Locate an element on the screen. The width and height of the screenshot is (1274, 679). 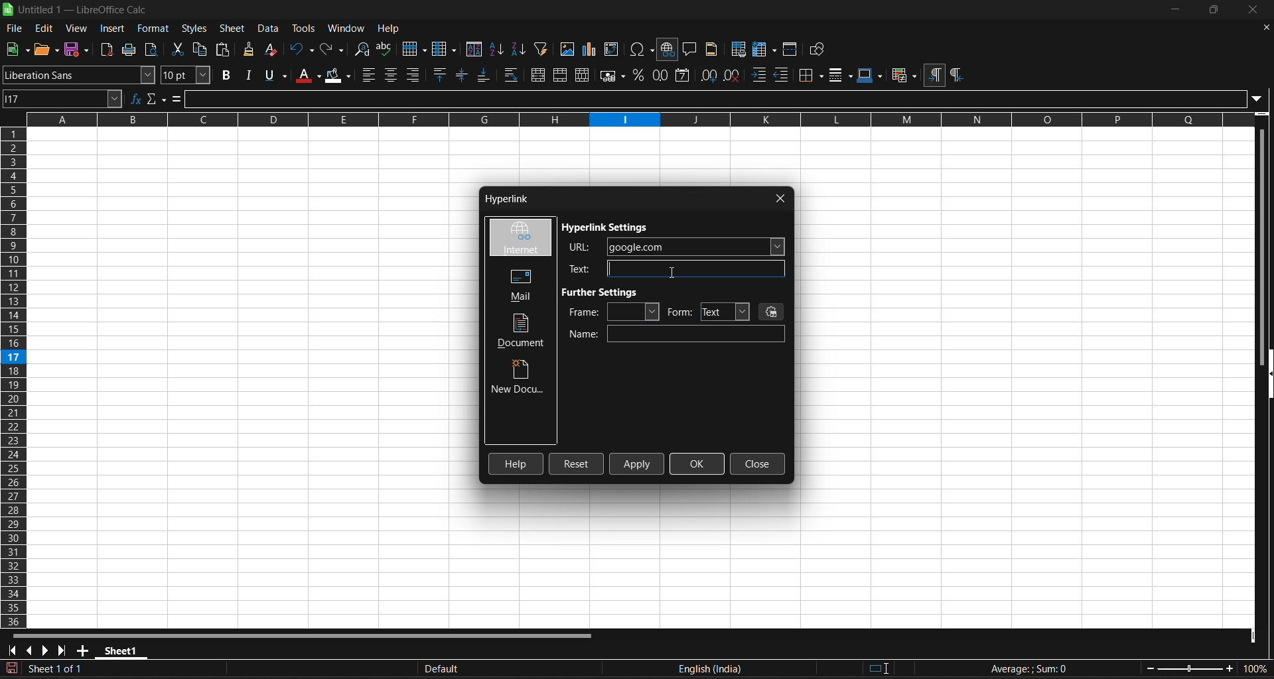
view is located at coordinates (77, 28).